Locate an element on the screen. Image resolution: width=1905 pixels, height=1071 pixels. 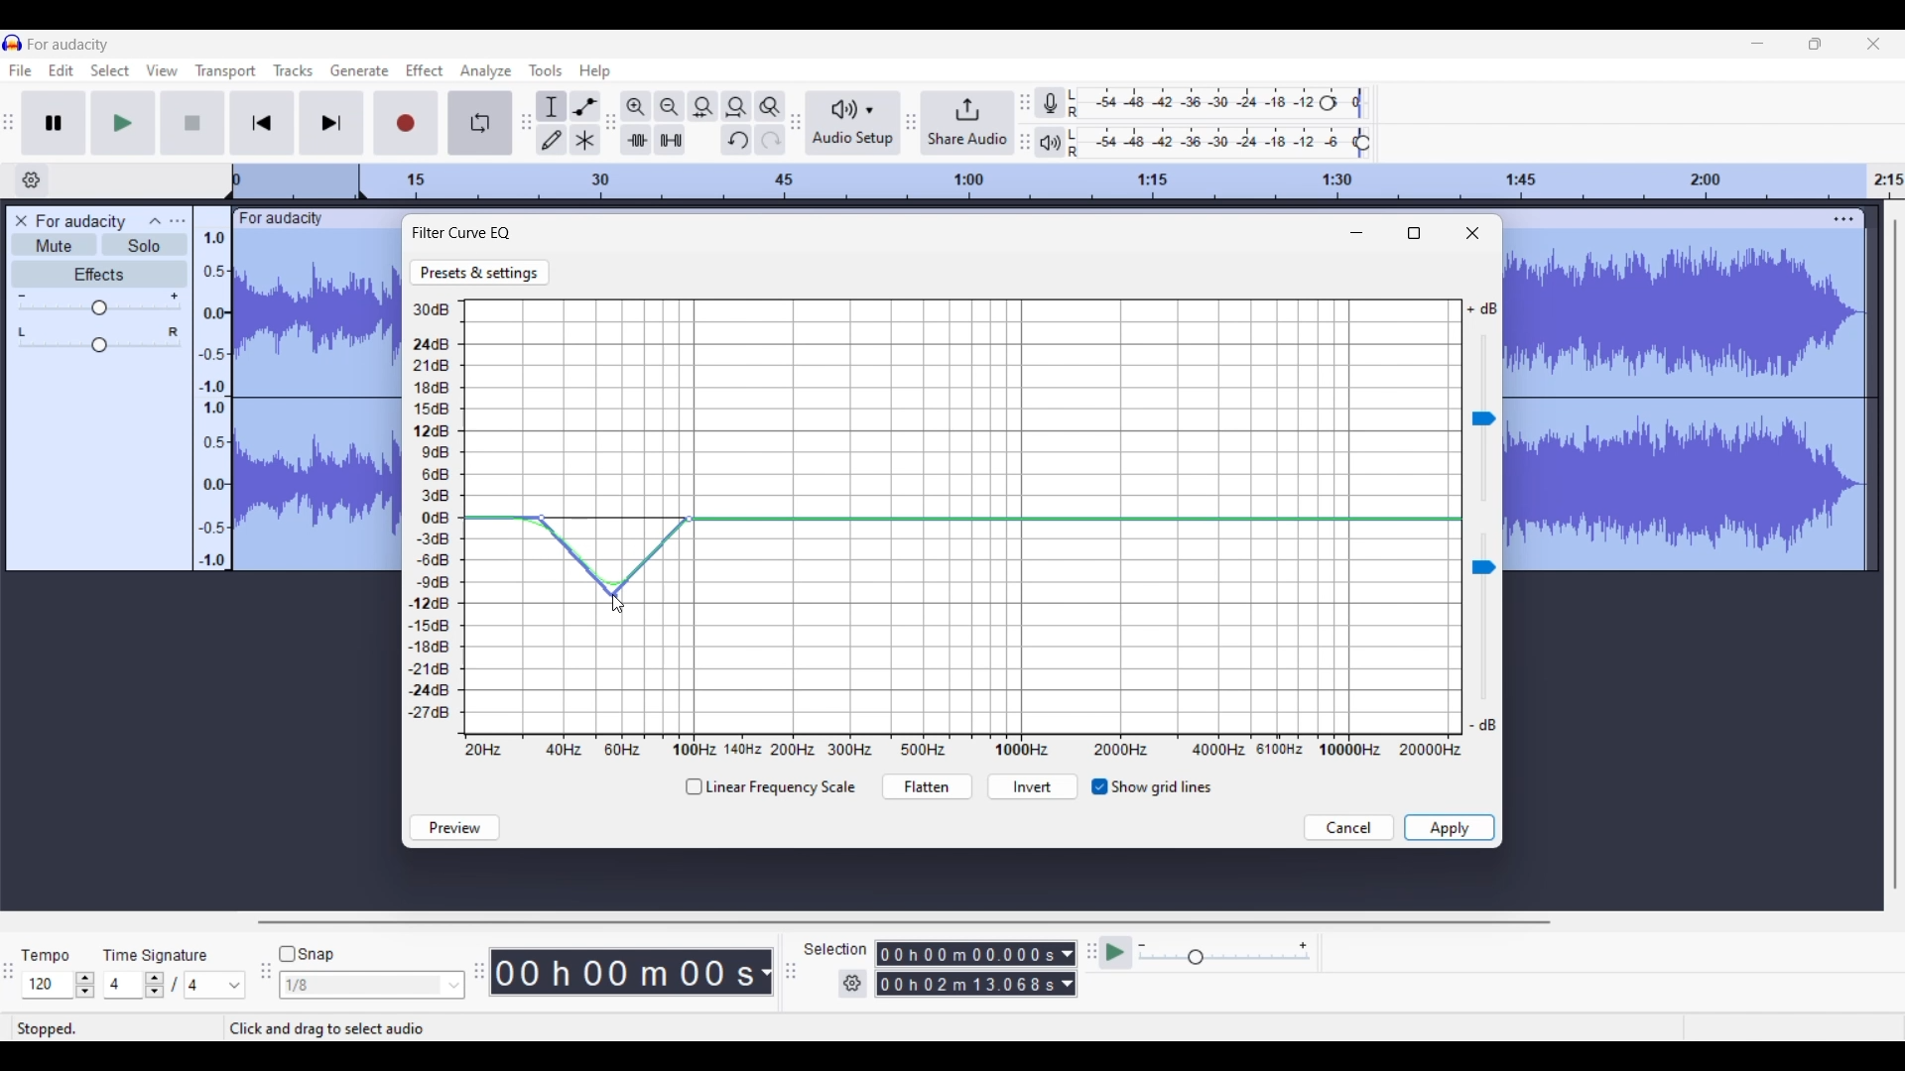
Play/Play once is located at coordinates (122, 123).